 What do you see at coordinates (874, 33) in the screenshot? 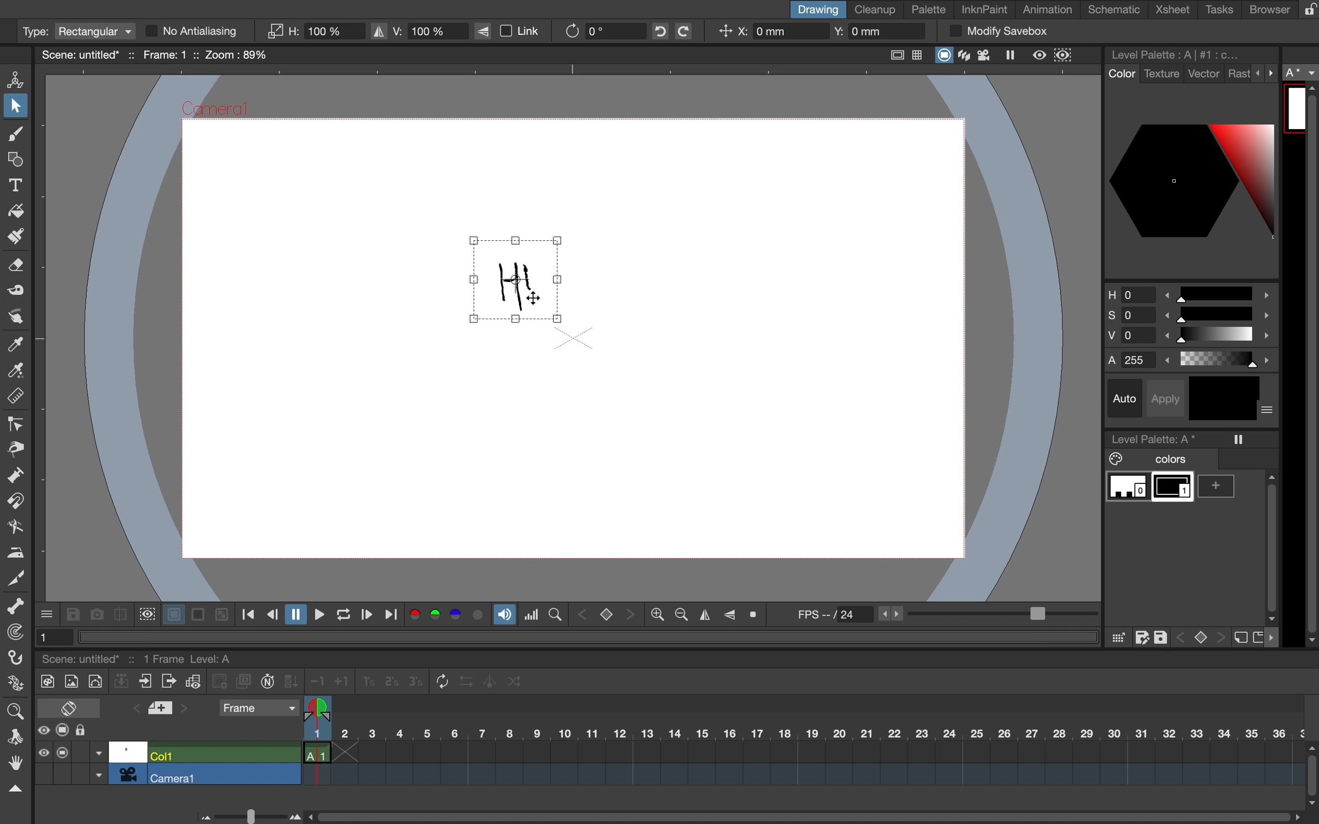
I see `y coordinate` at bounding box center [874, 33].